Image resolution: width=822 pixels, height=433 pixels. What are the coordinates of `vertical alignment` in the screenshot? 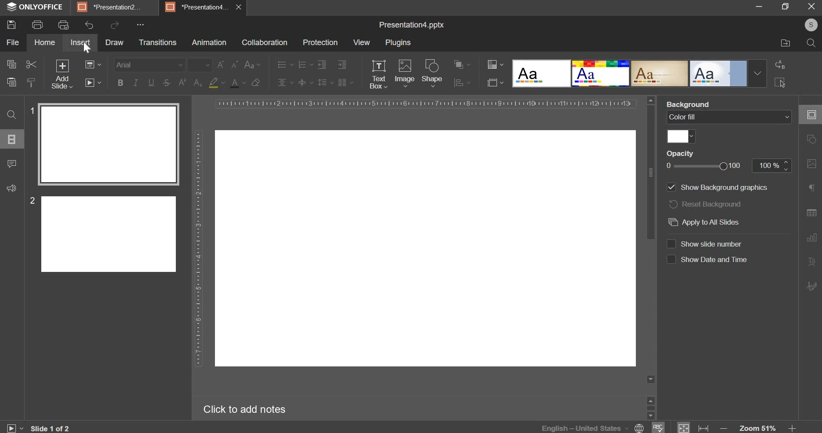 It's located at (306, 82).